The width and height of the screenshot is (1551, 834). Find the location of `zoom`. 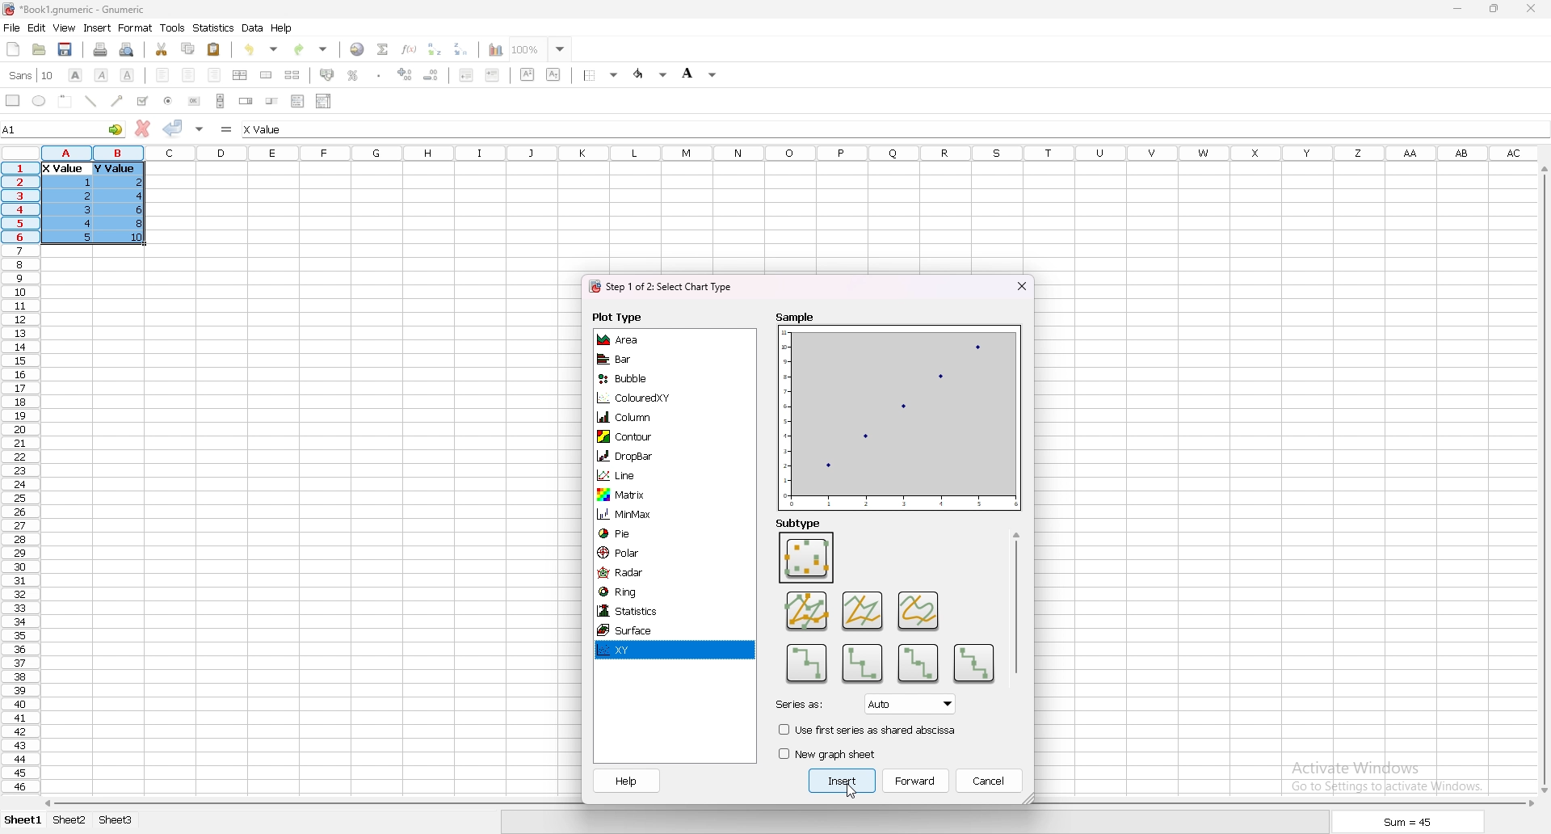

zoom is located at coordinates (540, 48).